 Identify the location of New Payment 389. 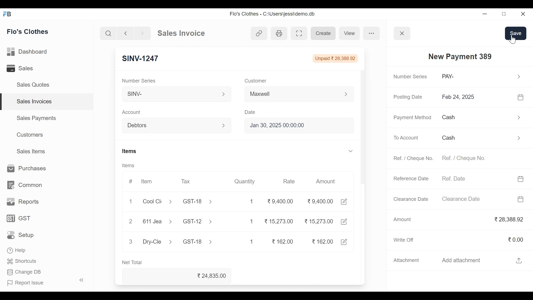
(462, 57).